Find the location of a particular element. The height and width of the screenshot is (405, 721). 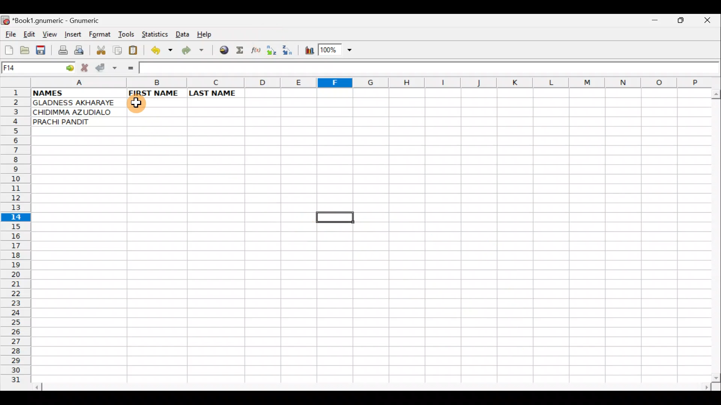

*Book1.gnumeric - Gnumeric is located at coordinates (63, 21).